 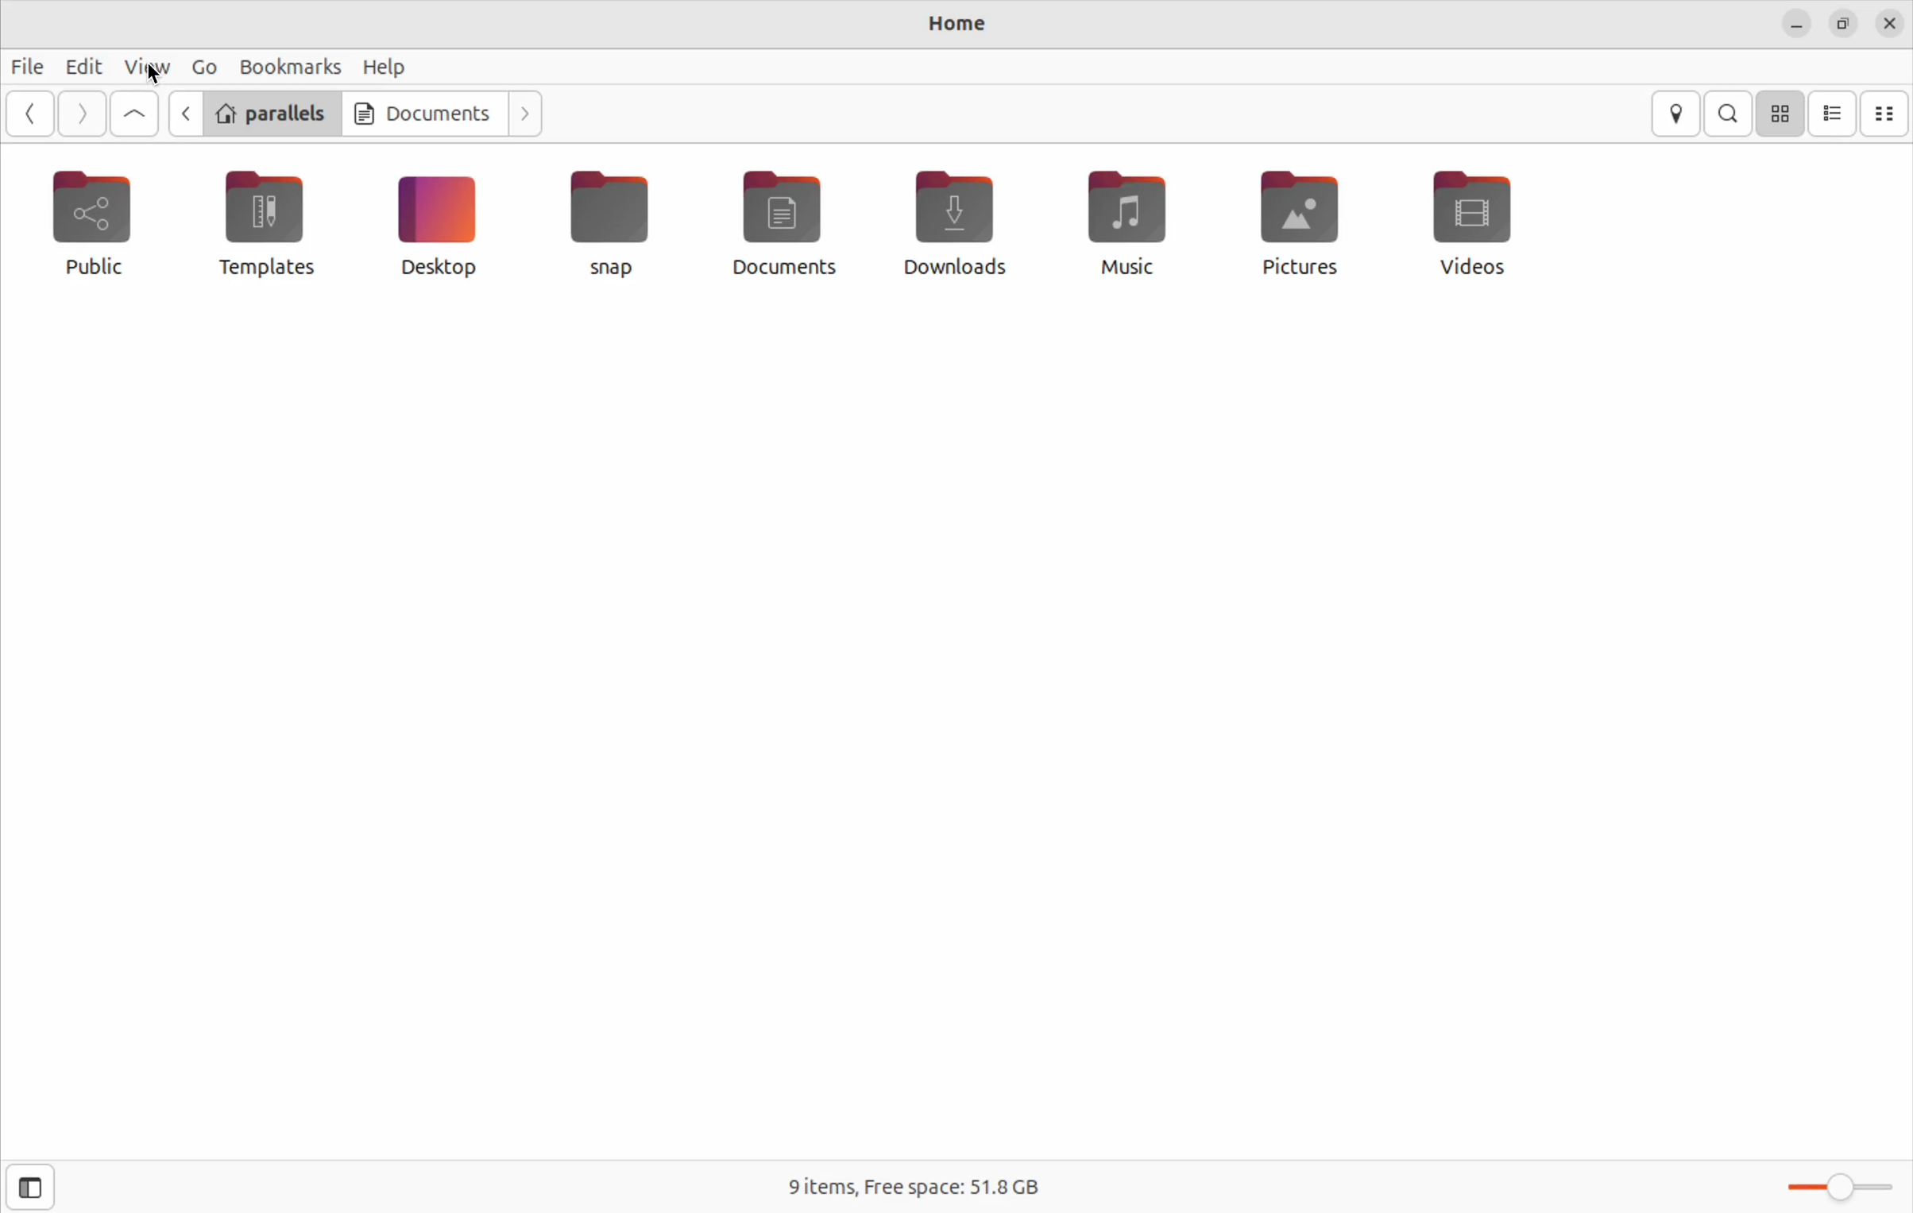 What do you see at coordinates (1799, 22) in the screenshot?
I see `minimize` at bounding box center [1799, 22].